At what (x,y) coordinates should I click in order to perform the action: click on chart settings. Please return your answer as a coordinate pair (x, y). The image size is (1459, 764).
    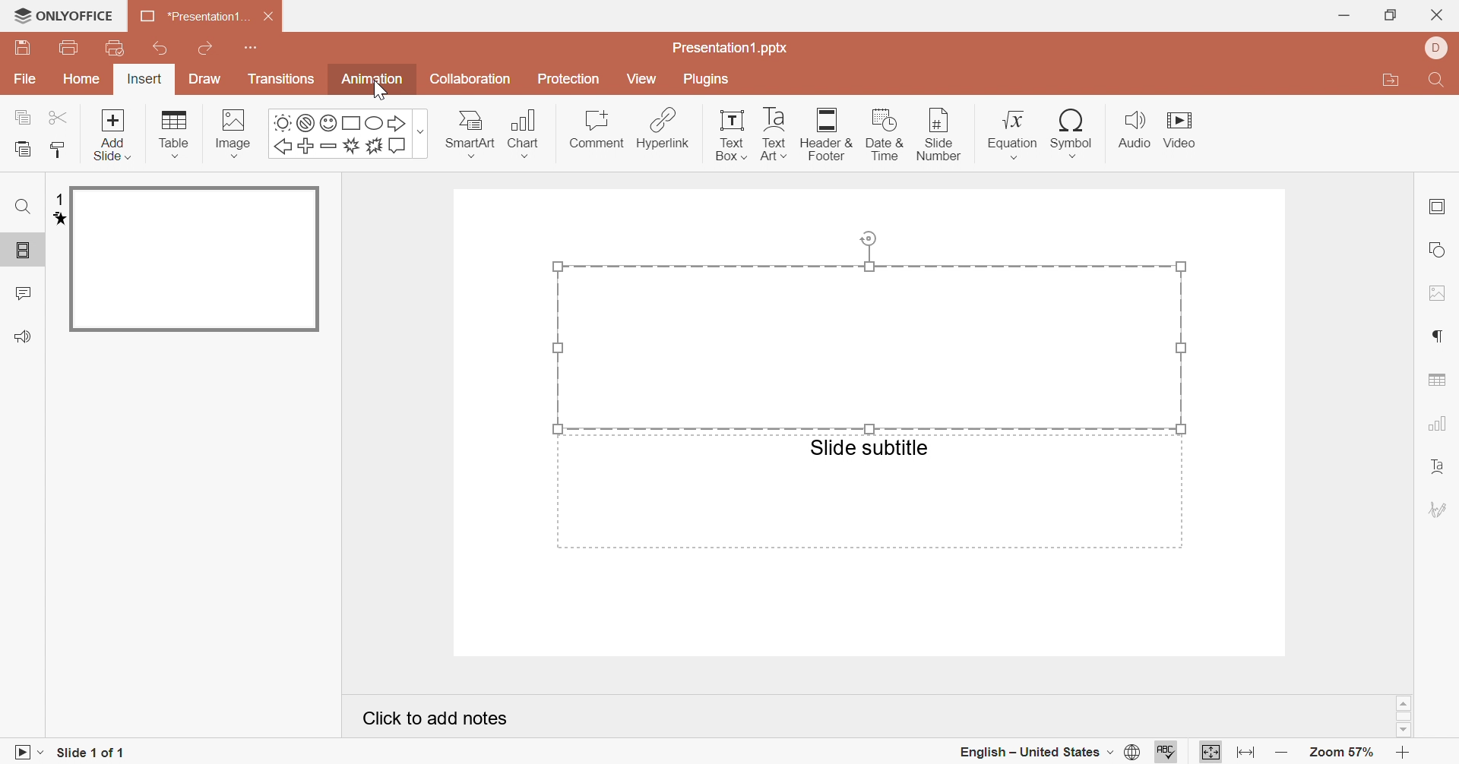
    Looking at the image, I should click on (1438, 422).